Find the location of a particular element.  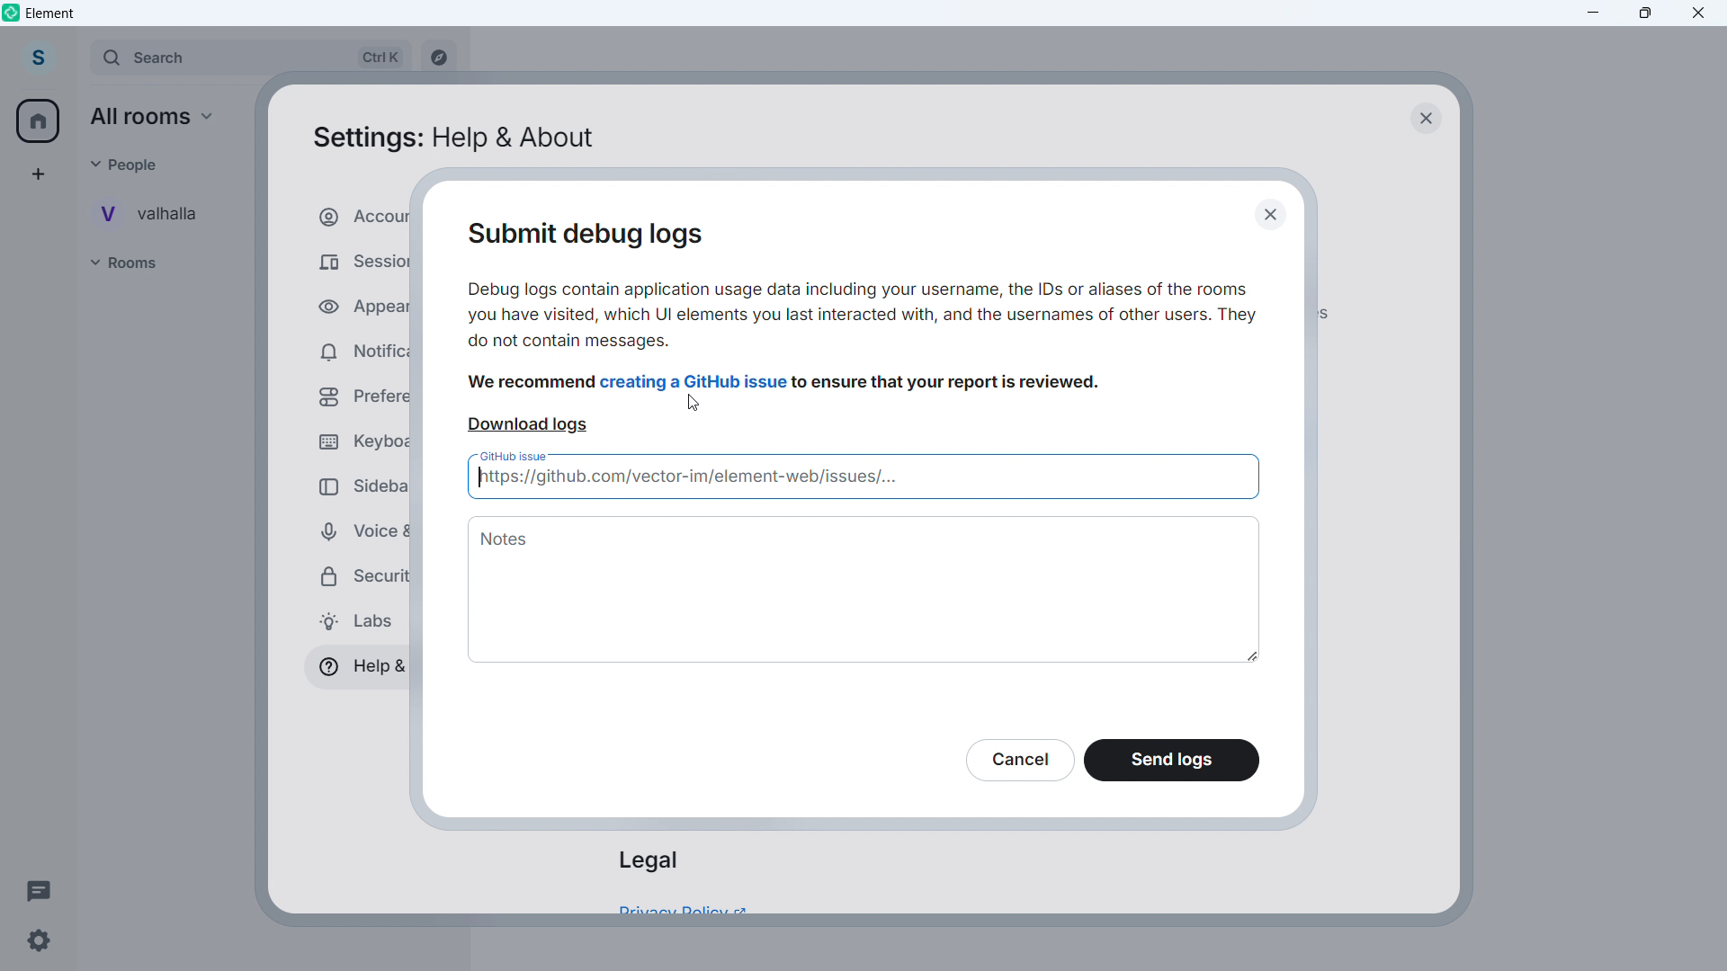

Threads  is located at coordinates (40, 889).